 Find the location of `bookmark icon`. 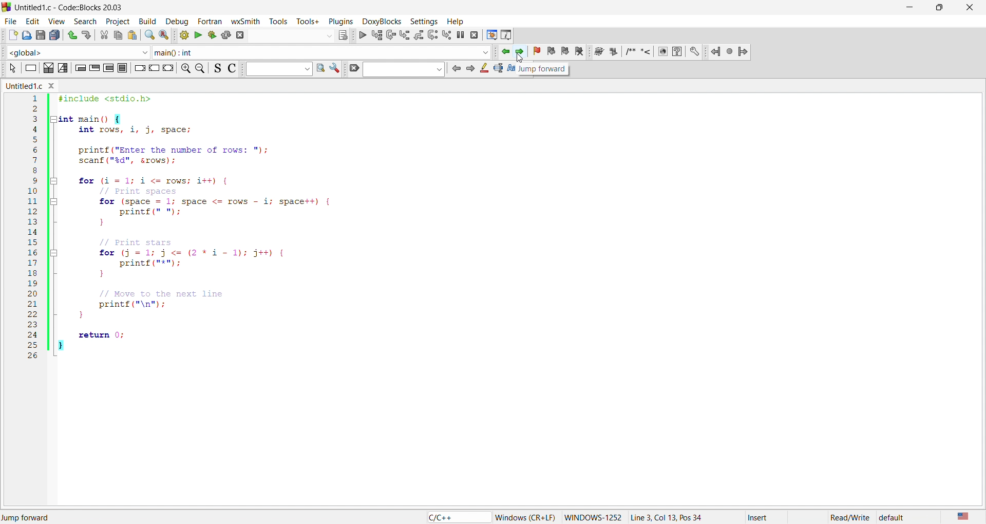

bookmark icon is located at coordinates (557, 51).